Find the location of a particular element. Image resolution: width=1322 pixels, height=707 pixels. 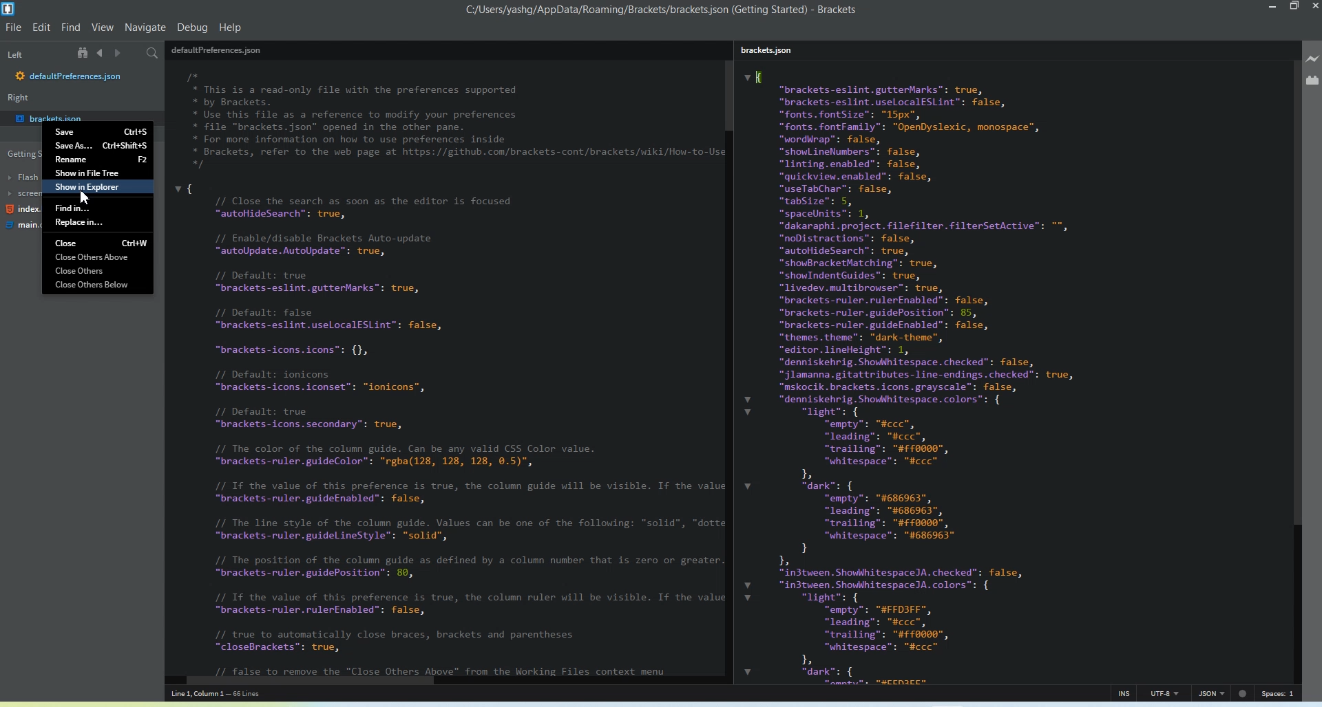

cursor is located at coordinates (85, 198).